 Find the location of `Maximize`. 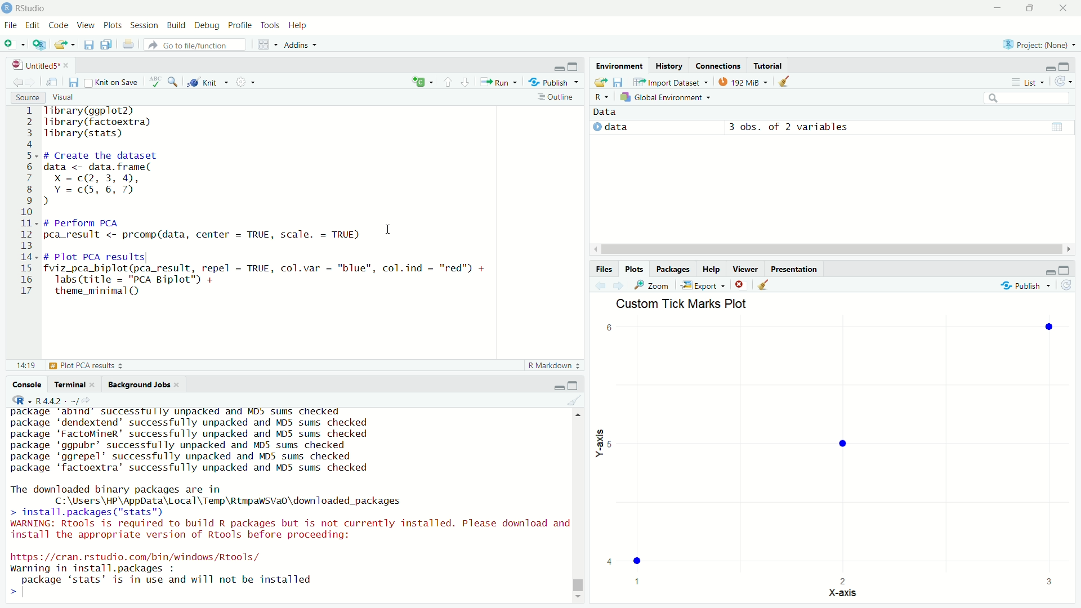

Maximize is located at coordinates (1029, 8).